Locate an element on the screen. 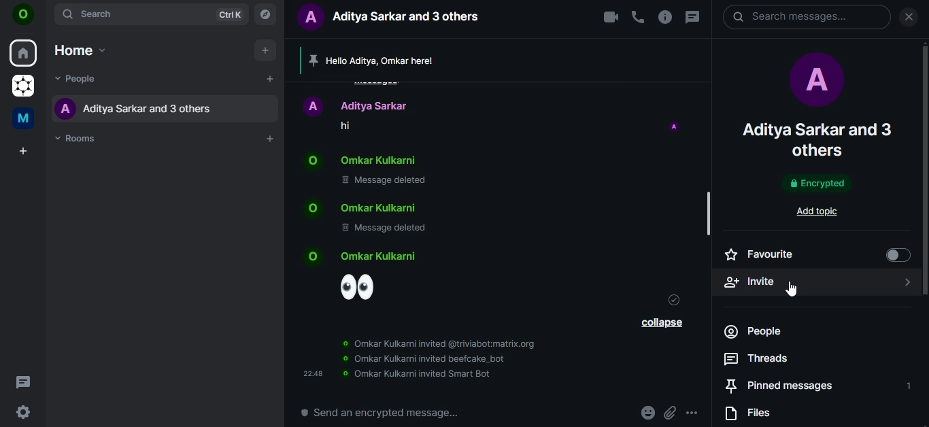  grapheneOS  is located at coordinates (22, 87).